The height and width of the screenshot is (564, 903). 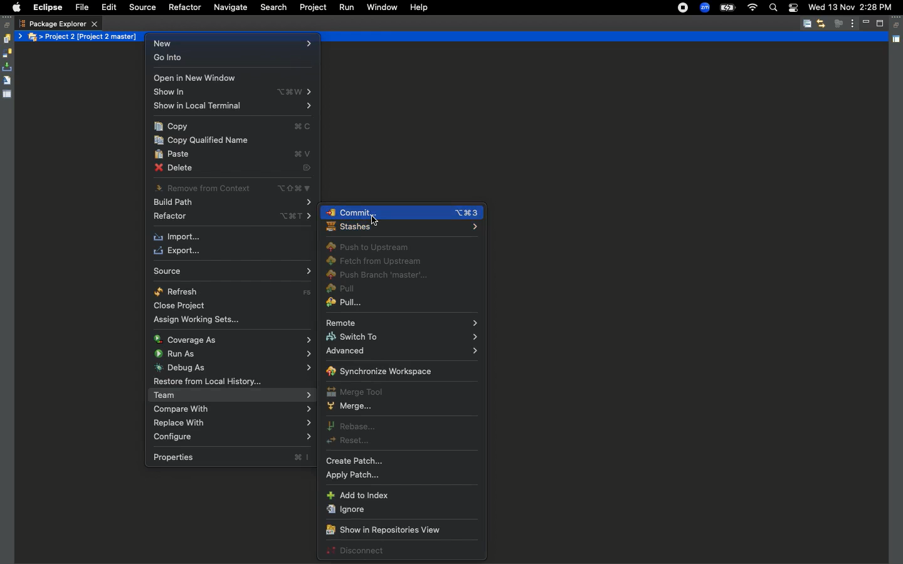 What do you see at coordinates (381, 6) in the screenshot?
I see `Window` at bounding box center [381, 6].